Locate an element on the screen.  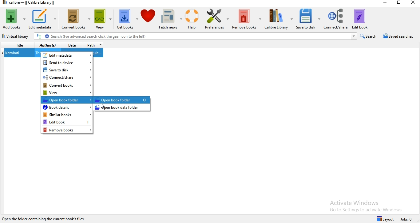
calibre library is located at coordinates (278, 20).